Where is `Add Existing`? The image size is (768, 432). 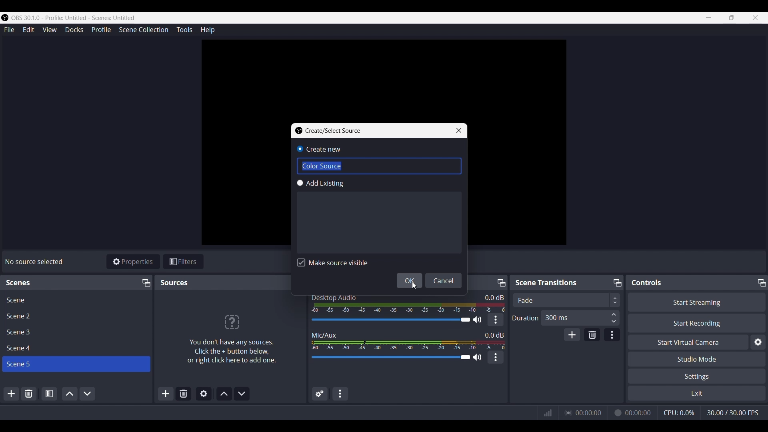 Add Existing is located at coordinates (378, 216).